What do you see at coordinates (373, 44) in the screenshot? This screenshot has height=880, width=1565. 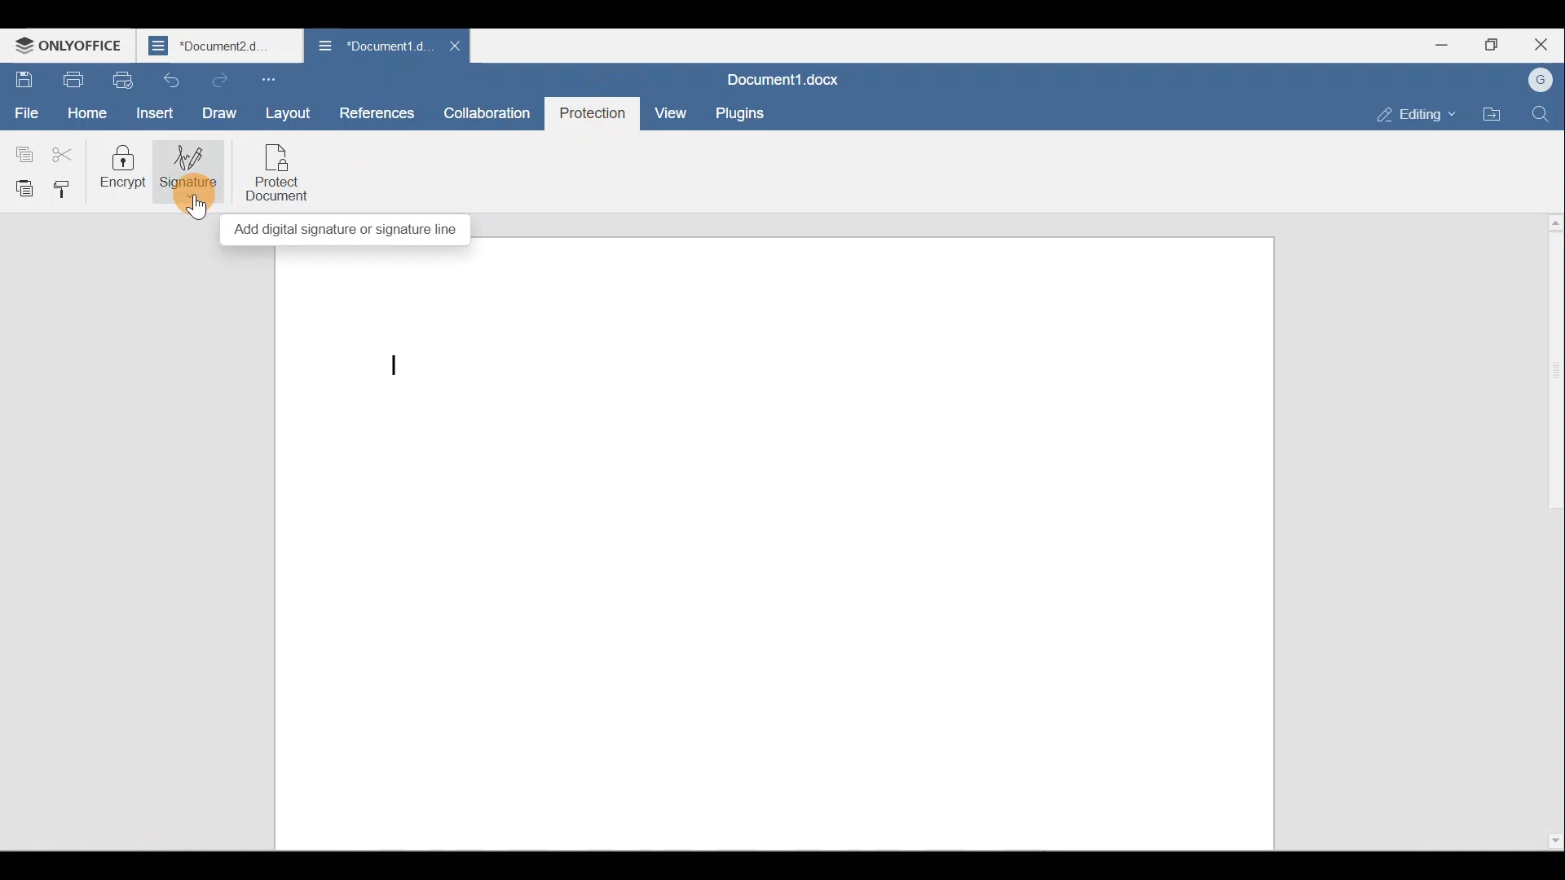 I see `Document name` at bounding box center [373, 44].